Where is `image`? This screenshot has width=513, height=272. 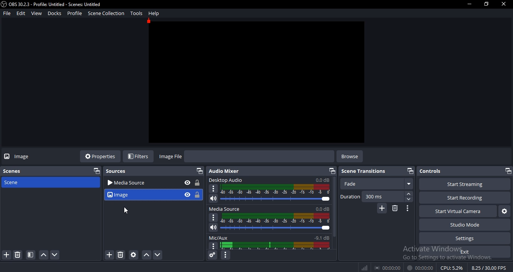
image is located at coordinates (139, 195).